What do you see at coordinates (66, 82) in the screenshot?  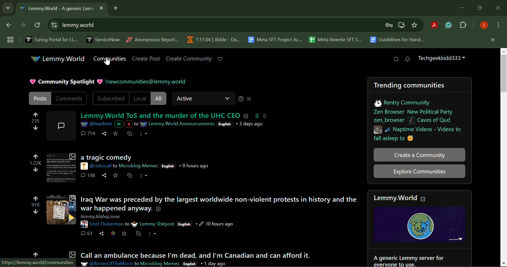 I see `Community Spotlight Heading` at bounding box center [66, 82].